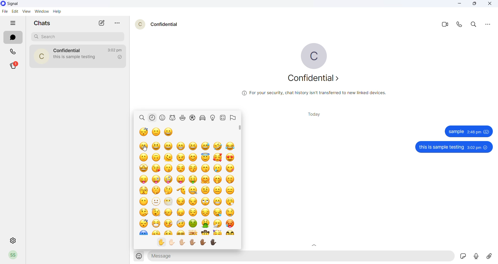 The height and width of the screenshot is (264, 498). I want to click on contact name, so click(165, 24).